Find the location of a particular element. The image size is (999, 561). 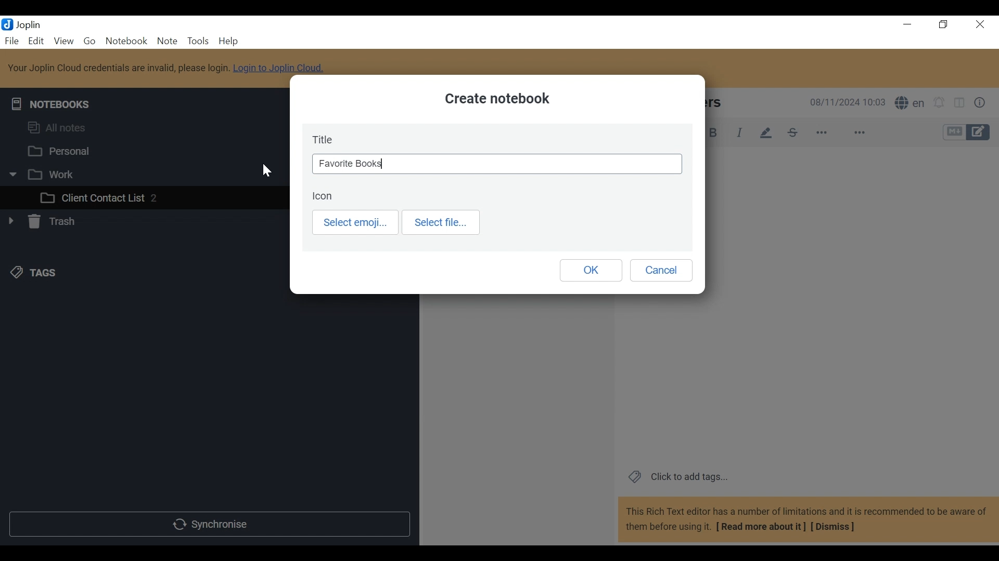

Notebook is located at coordinates (126, 42).